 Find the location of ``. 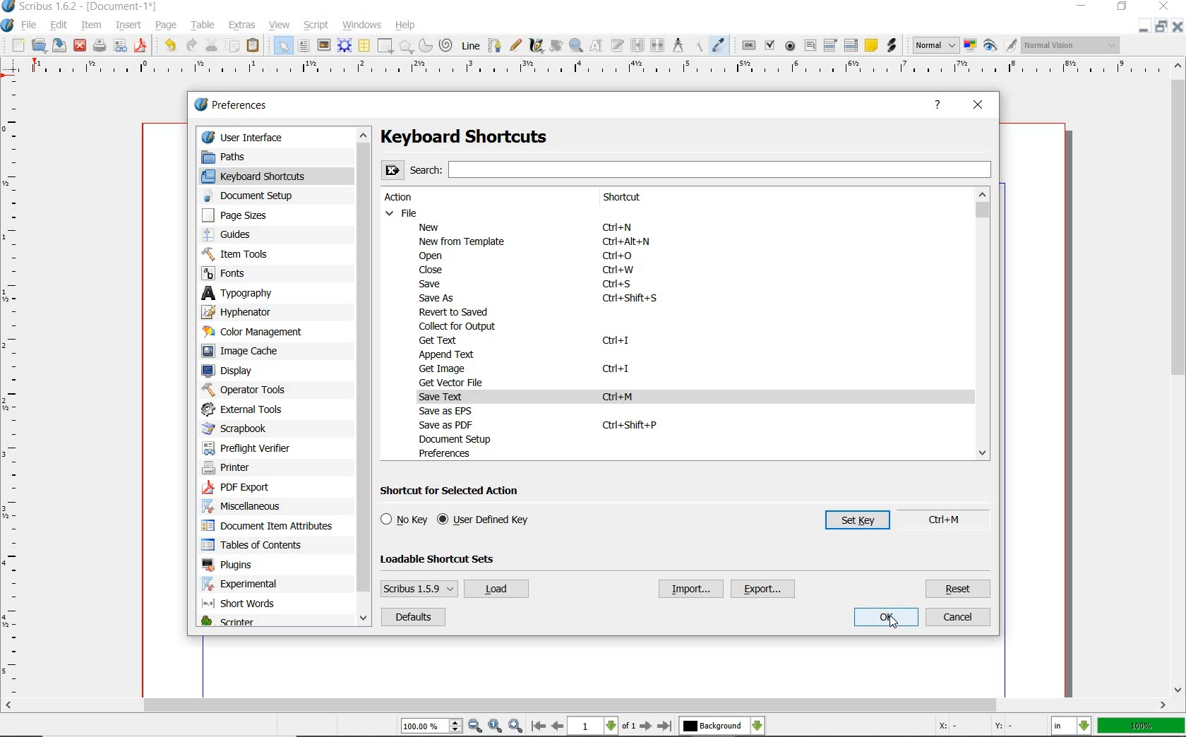

 is located at coordinates (120, 48).